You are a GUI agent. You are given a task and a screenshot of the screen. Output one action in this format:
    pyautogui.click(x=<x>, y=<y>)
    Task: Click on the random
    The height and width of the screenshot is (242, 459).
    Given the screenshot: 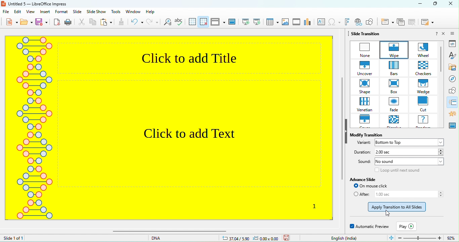 What is the action you would take?
    pyautogui.click(x=425, y=122)
    